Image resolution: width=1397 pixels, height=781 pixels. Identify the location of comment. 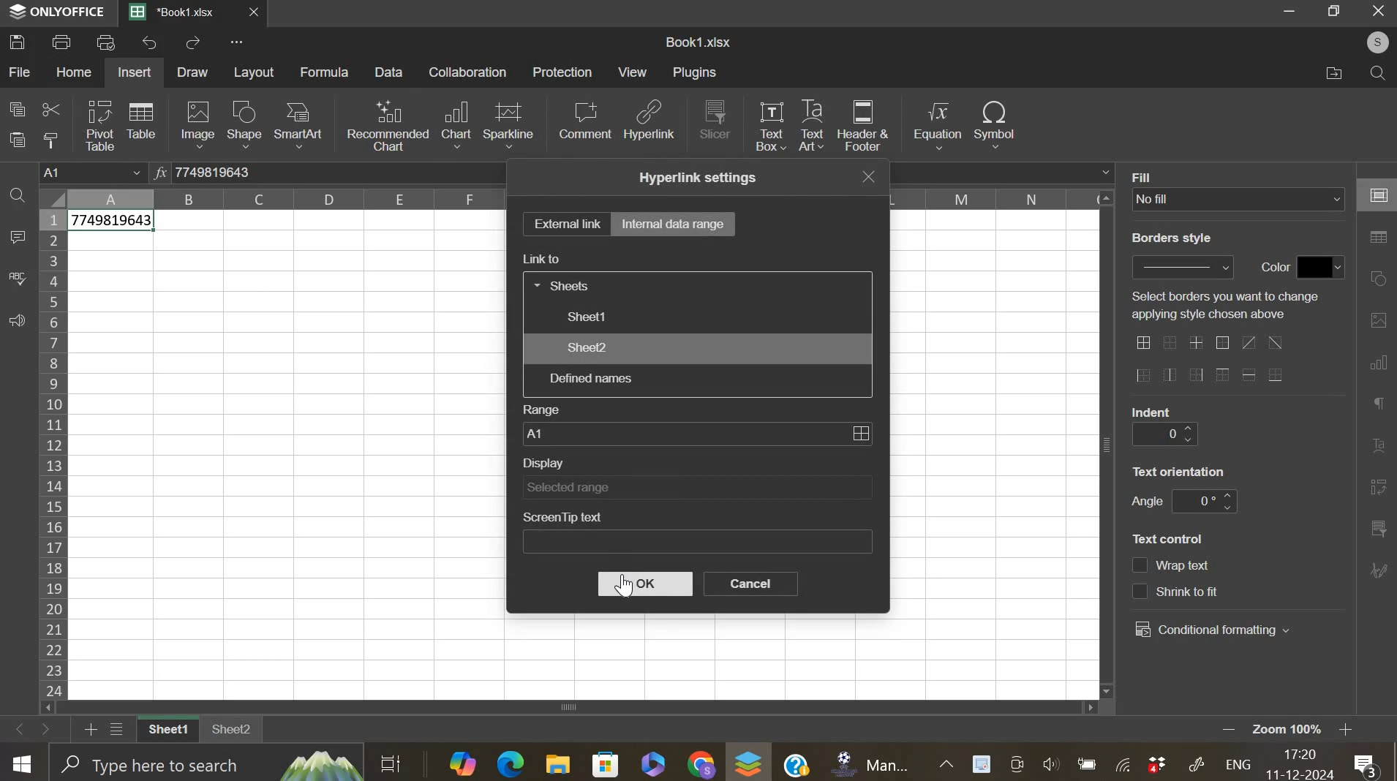
(584, 120).